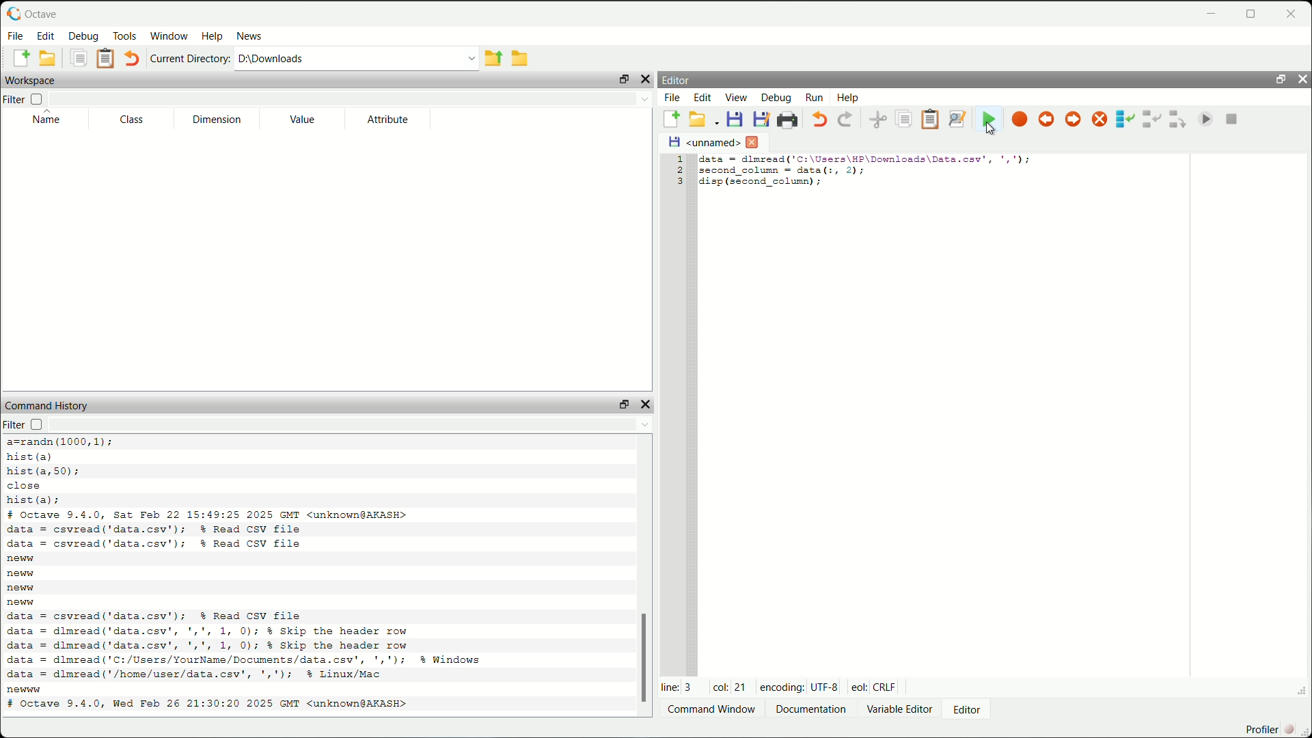 The width and height of the screenshot is (1312, 738). What do you see at coordinates (1299, 691) in the screenshot?
I see `expand` at bounding box center [1299, 691].